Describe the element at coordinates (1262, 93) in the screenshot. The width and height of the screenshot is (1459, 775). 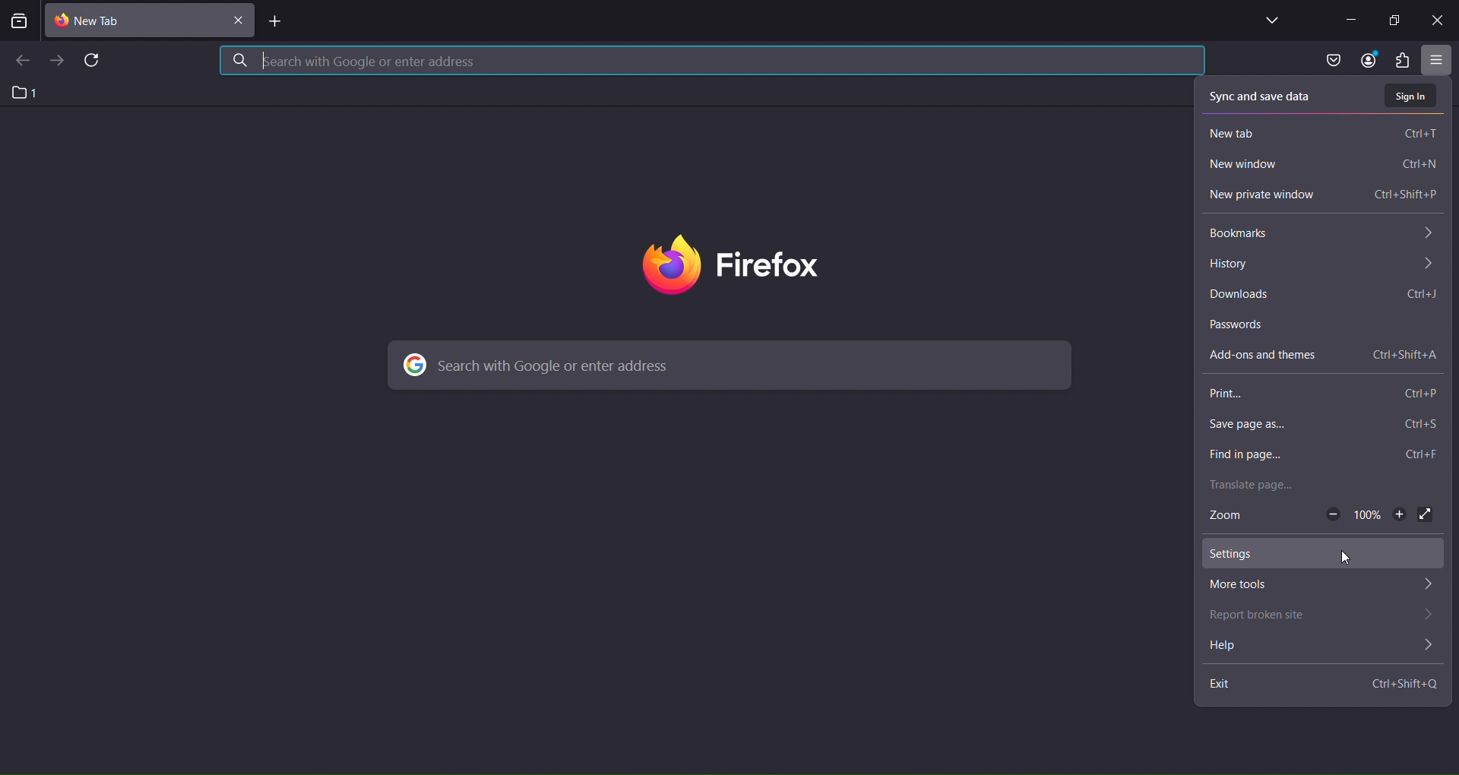
I see `sync and new data` at that location.